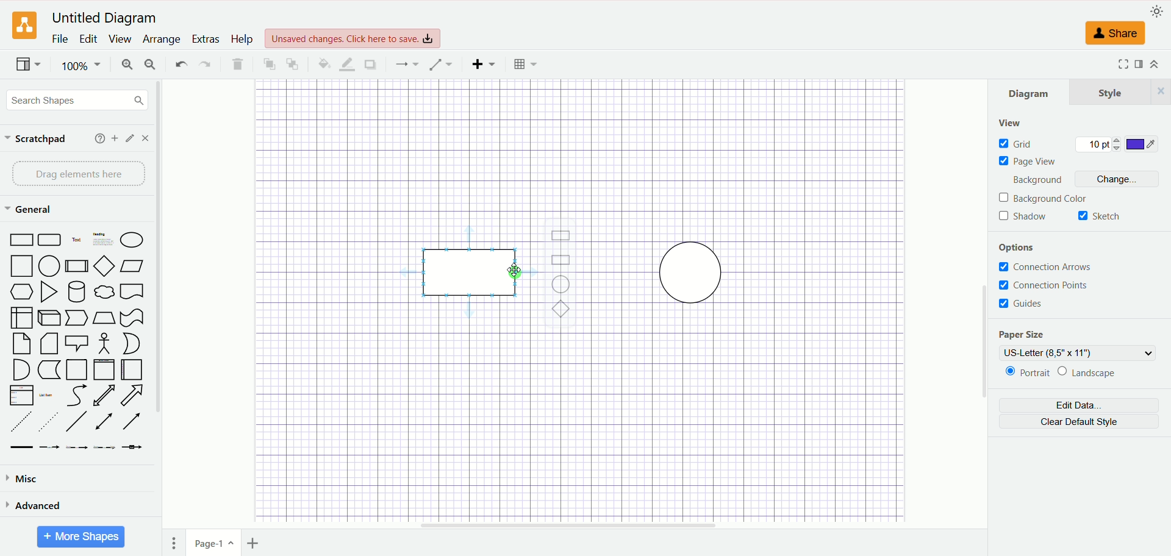  I want to click on style, so click(1120, 91).